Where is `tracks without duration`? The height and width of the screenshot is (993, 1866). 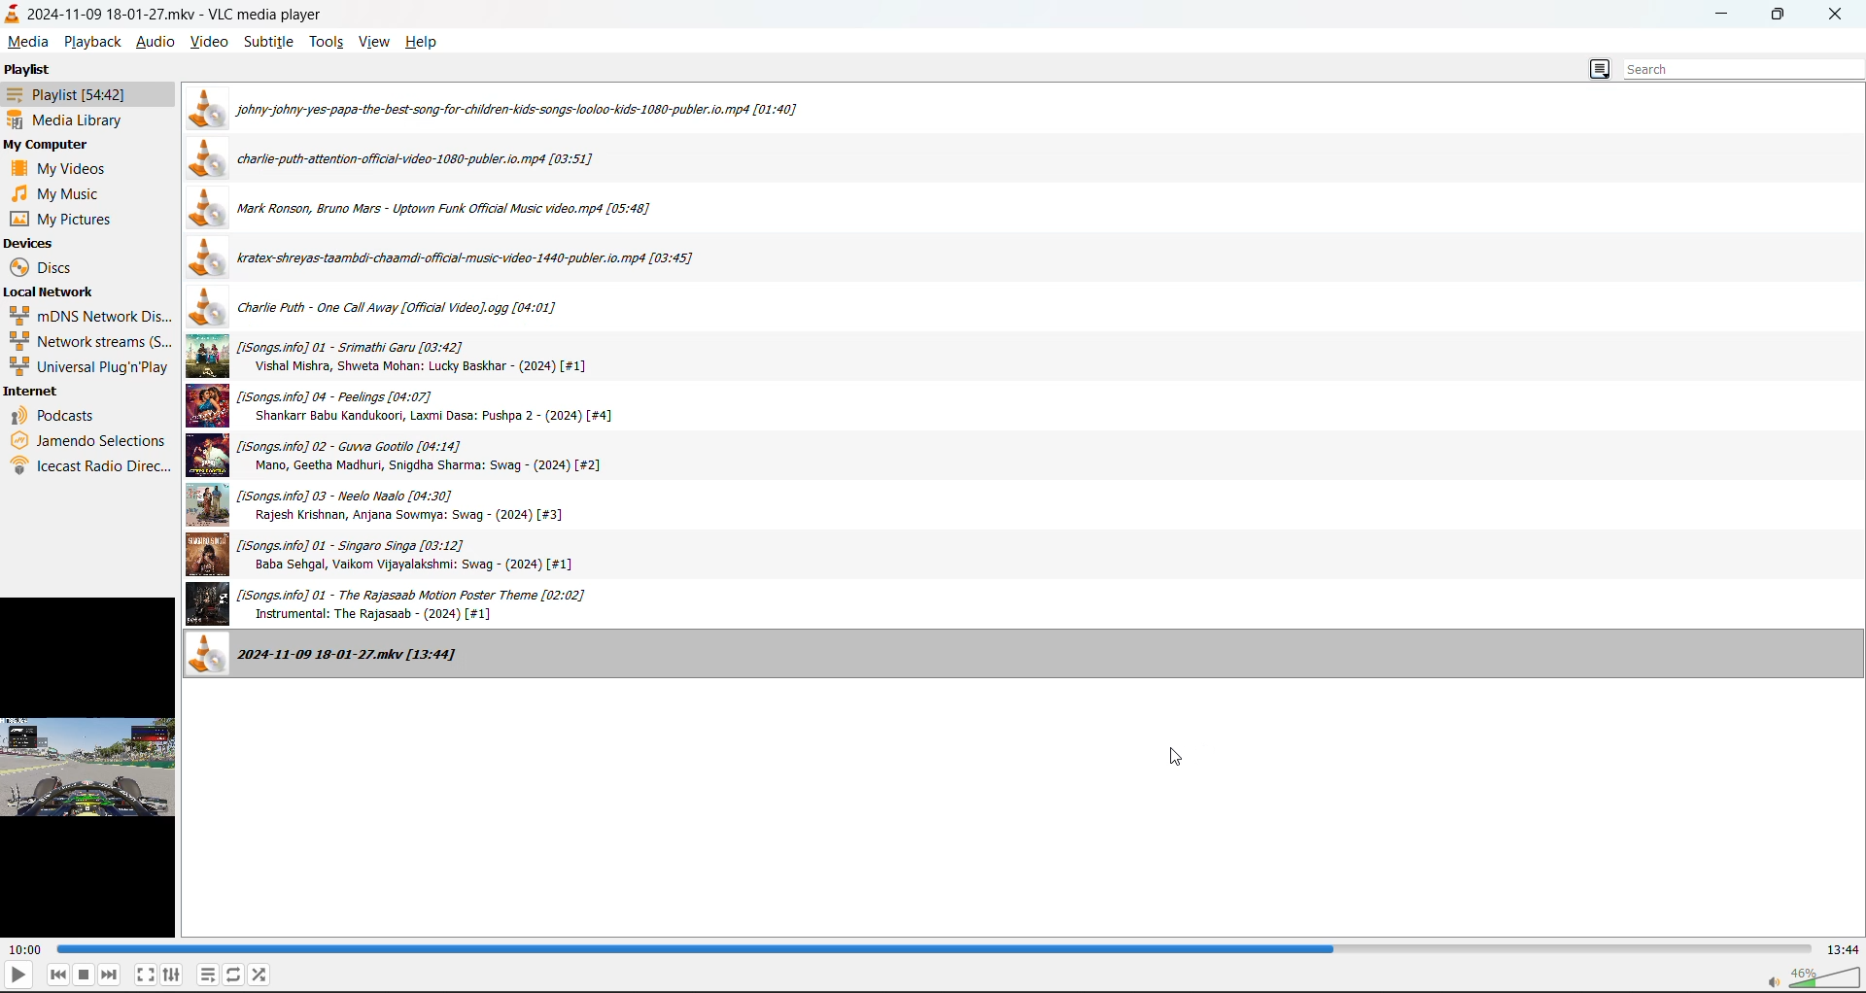 tracks without duration is located at coordinates (420, 604).